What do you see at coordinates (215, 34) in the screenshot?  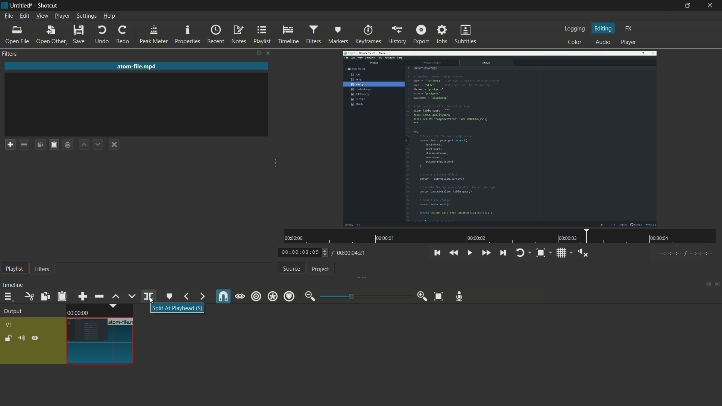 I see `recent` at bounding box center [215, 34].